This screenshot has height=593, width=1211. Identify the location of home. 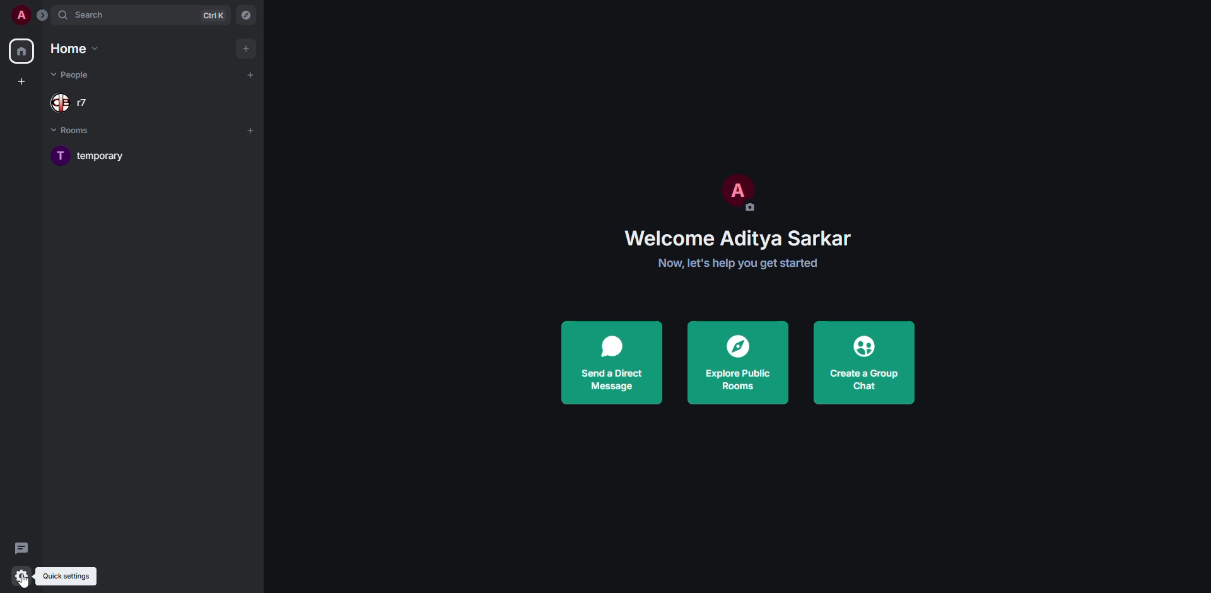
(24, 52).